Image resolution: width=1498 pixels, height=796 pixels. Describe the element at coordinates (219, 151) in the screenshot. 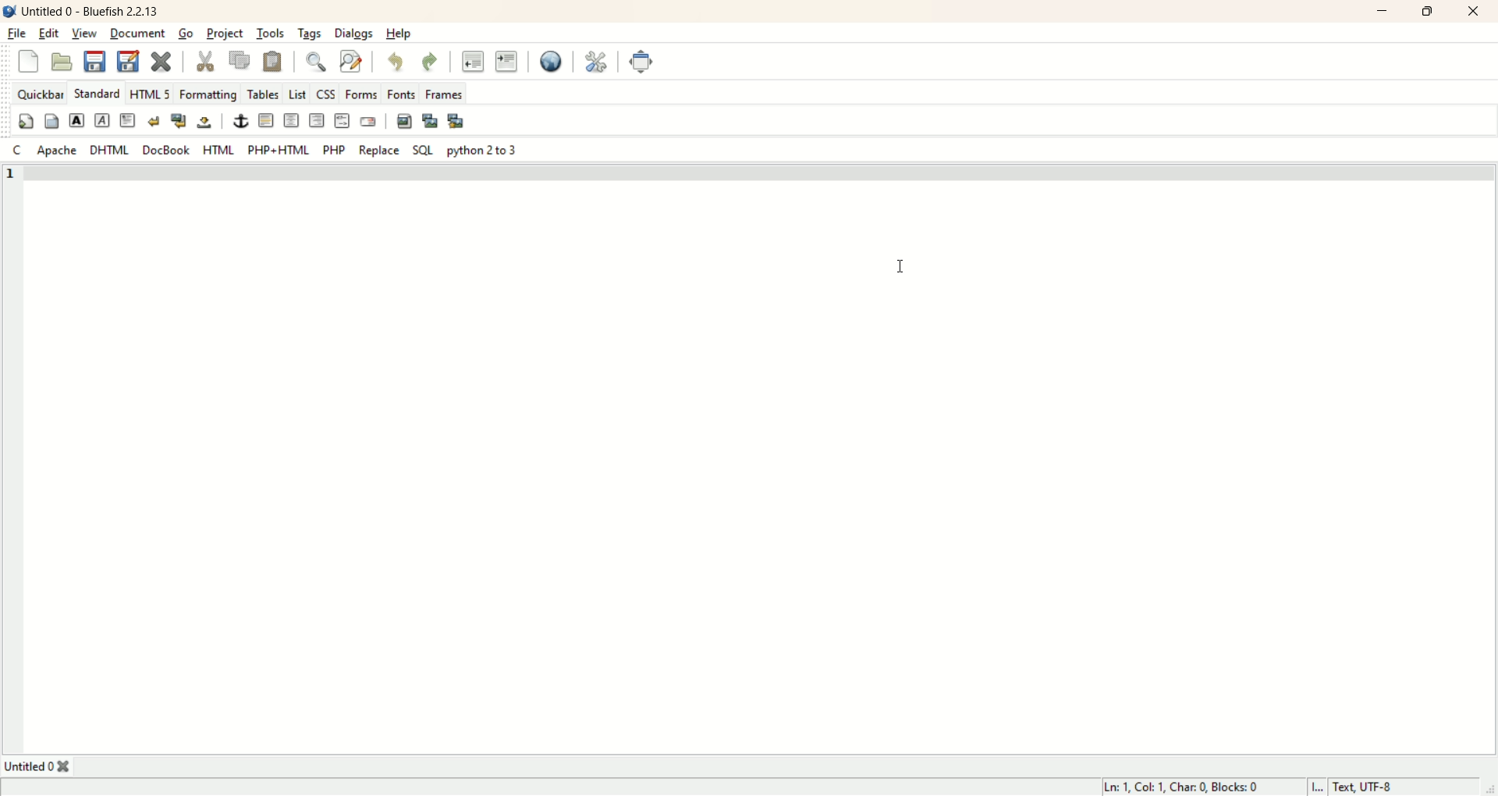

I see `HTML` at that location.